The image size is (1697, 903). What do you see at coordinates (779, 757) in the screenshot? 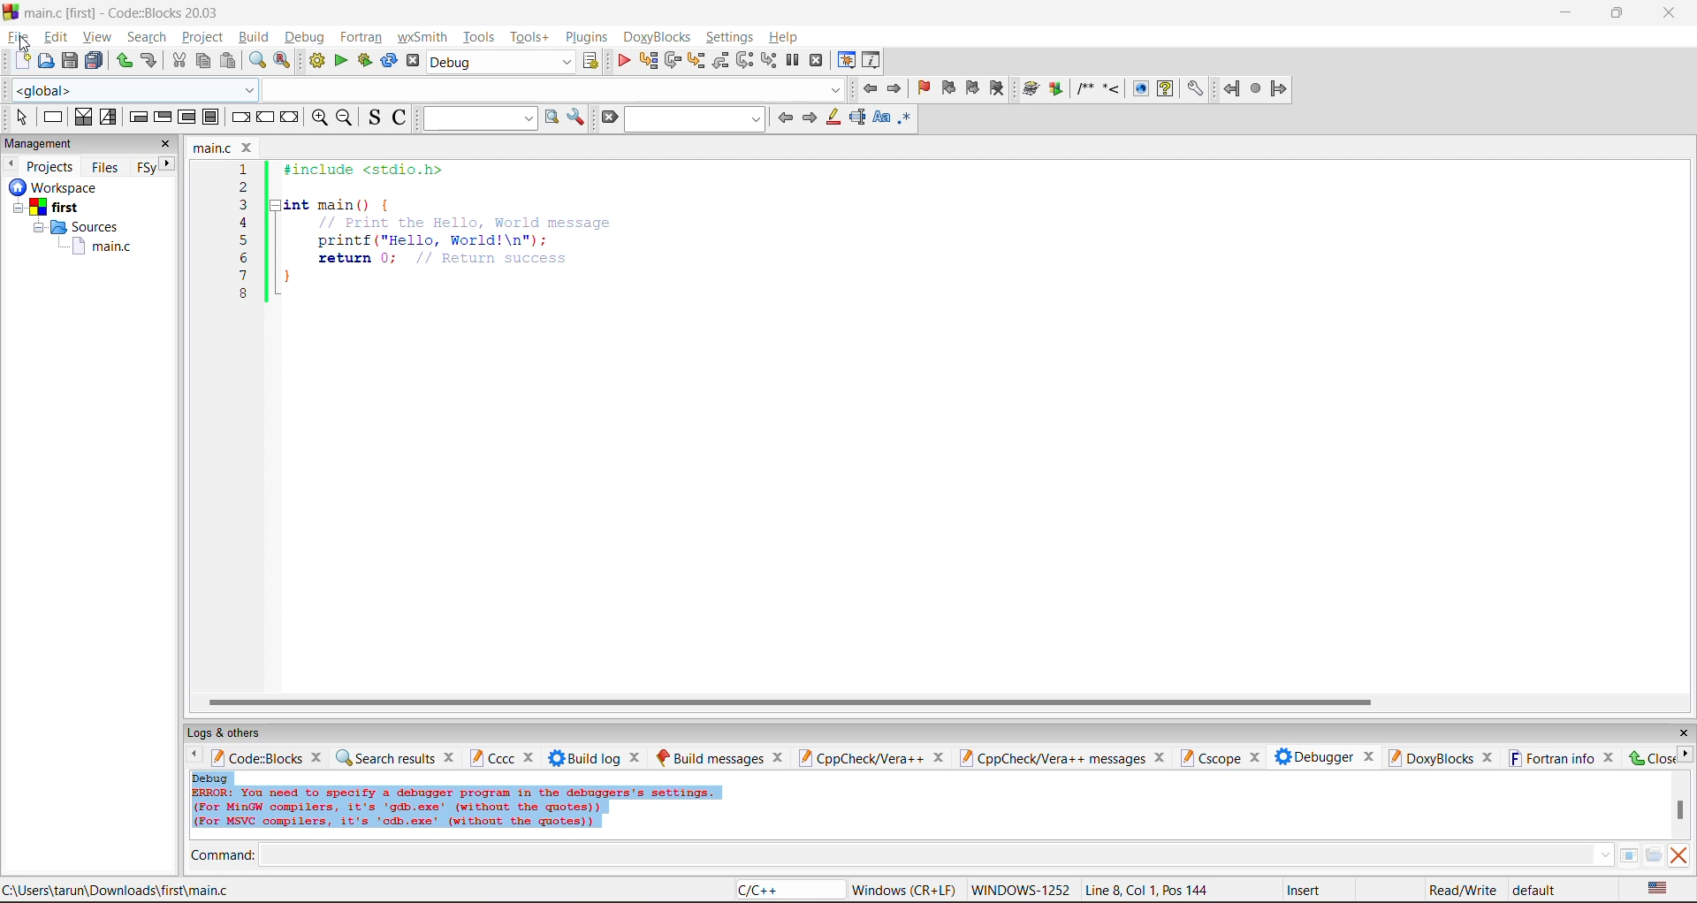
I see `close` at bounding box center [779, 757].